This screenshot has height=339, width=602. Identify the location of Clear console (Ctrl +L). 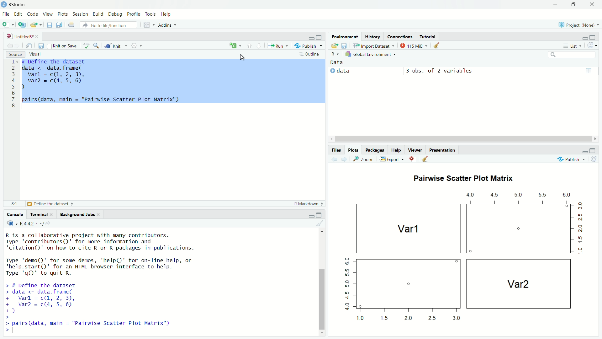
(437, 45).